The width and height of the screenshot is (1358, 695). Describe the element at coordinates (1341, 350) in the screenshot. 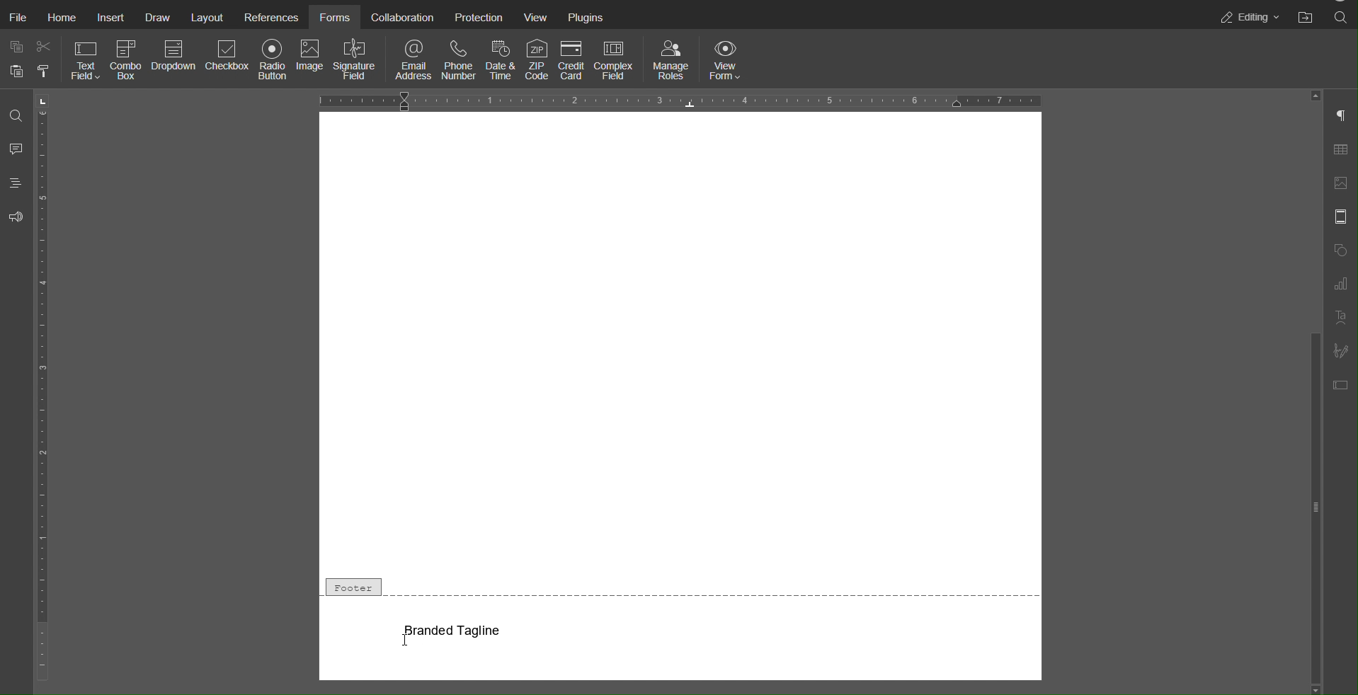

I see `Signature` at that location.